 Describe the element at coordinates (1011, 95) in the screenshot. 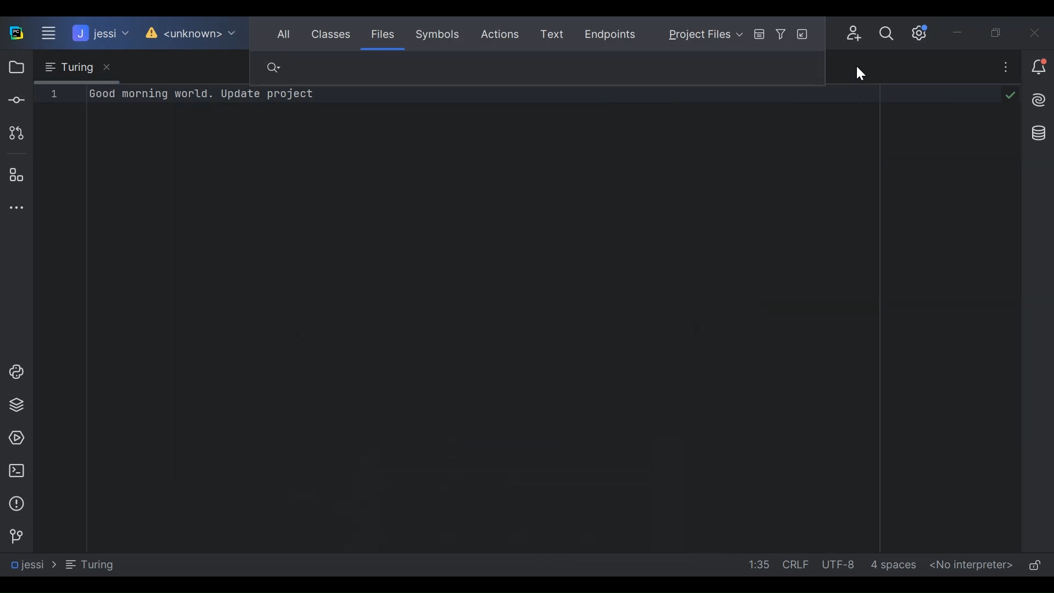

I see `tick` at that location.